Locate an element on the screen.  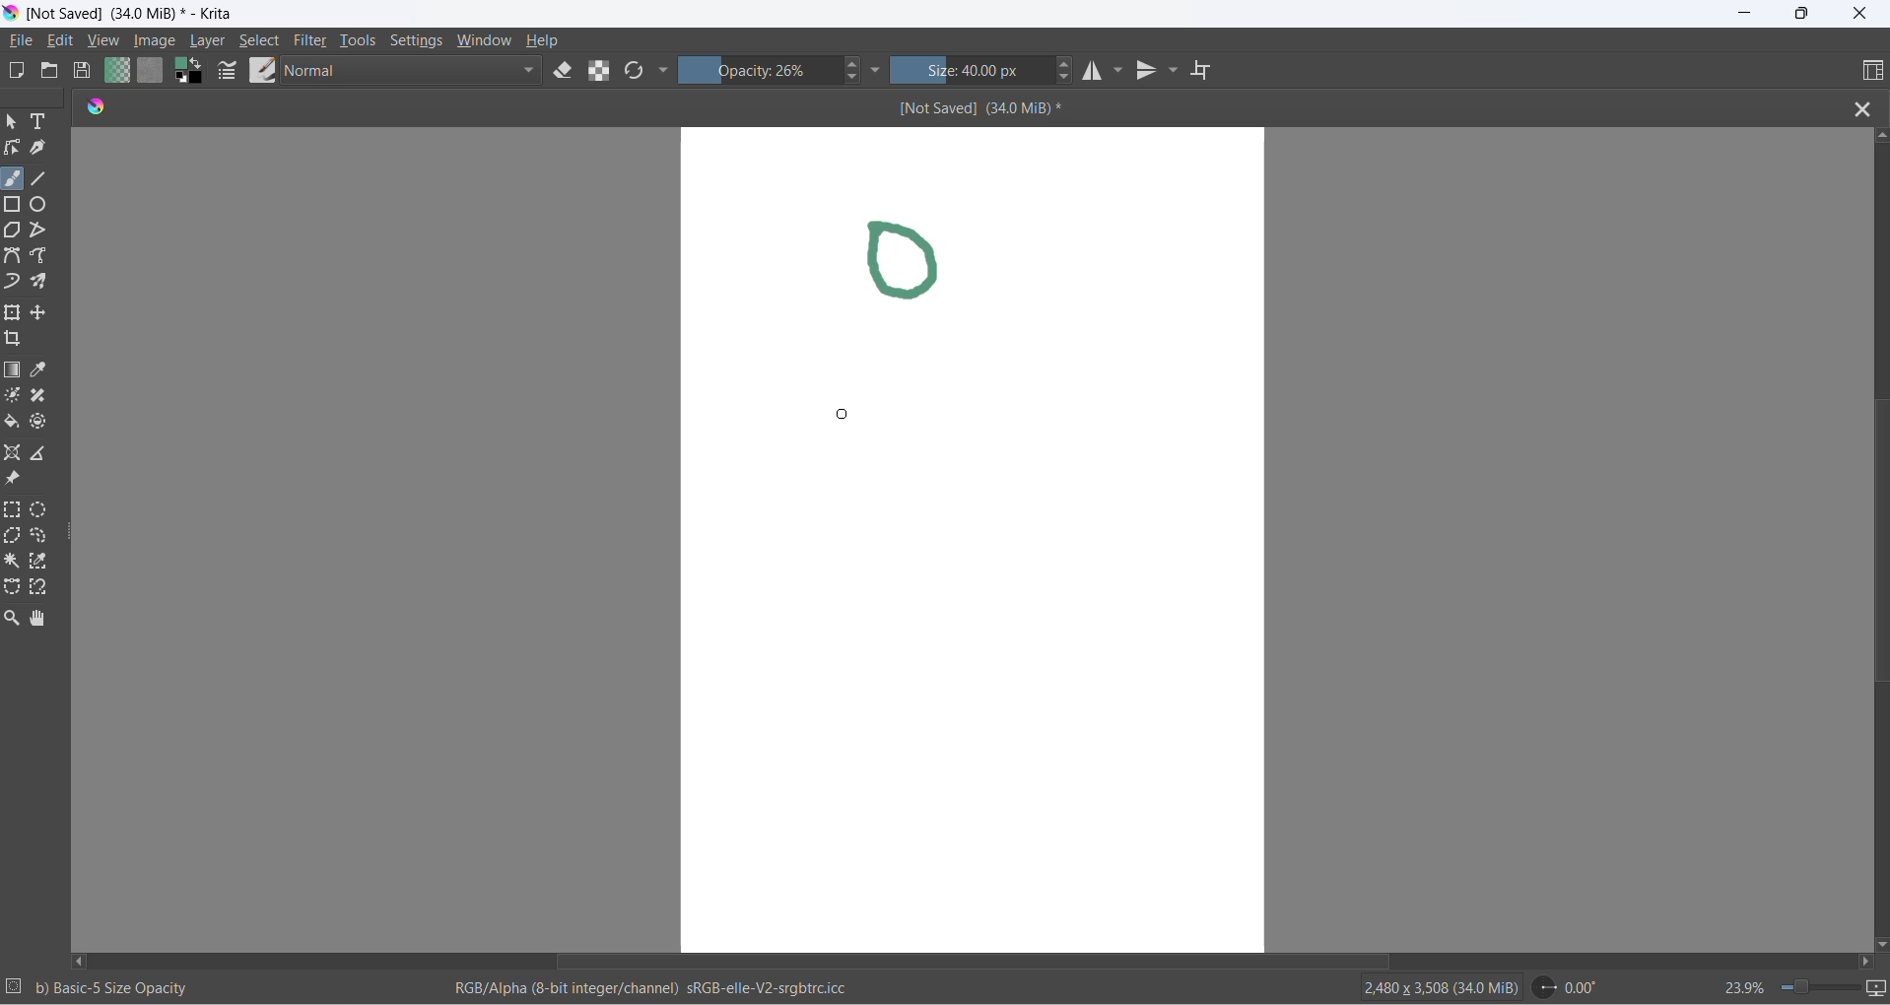
new document is located at coordinates (22, 71).